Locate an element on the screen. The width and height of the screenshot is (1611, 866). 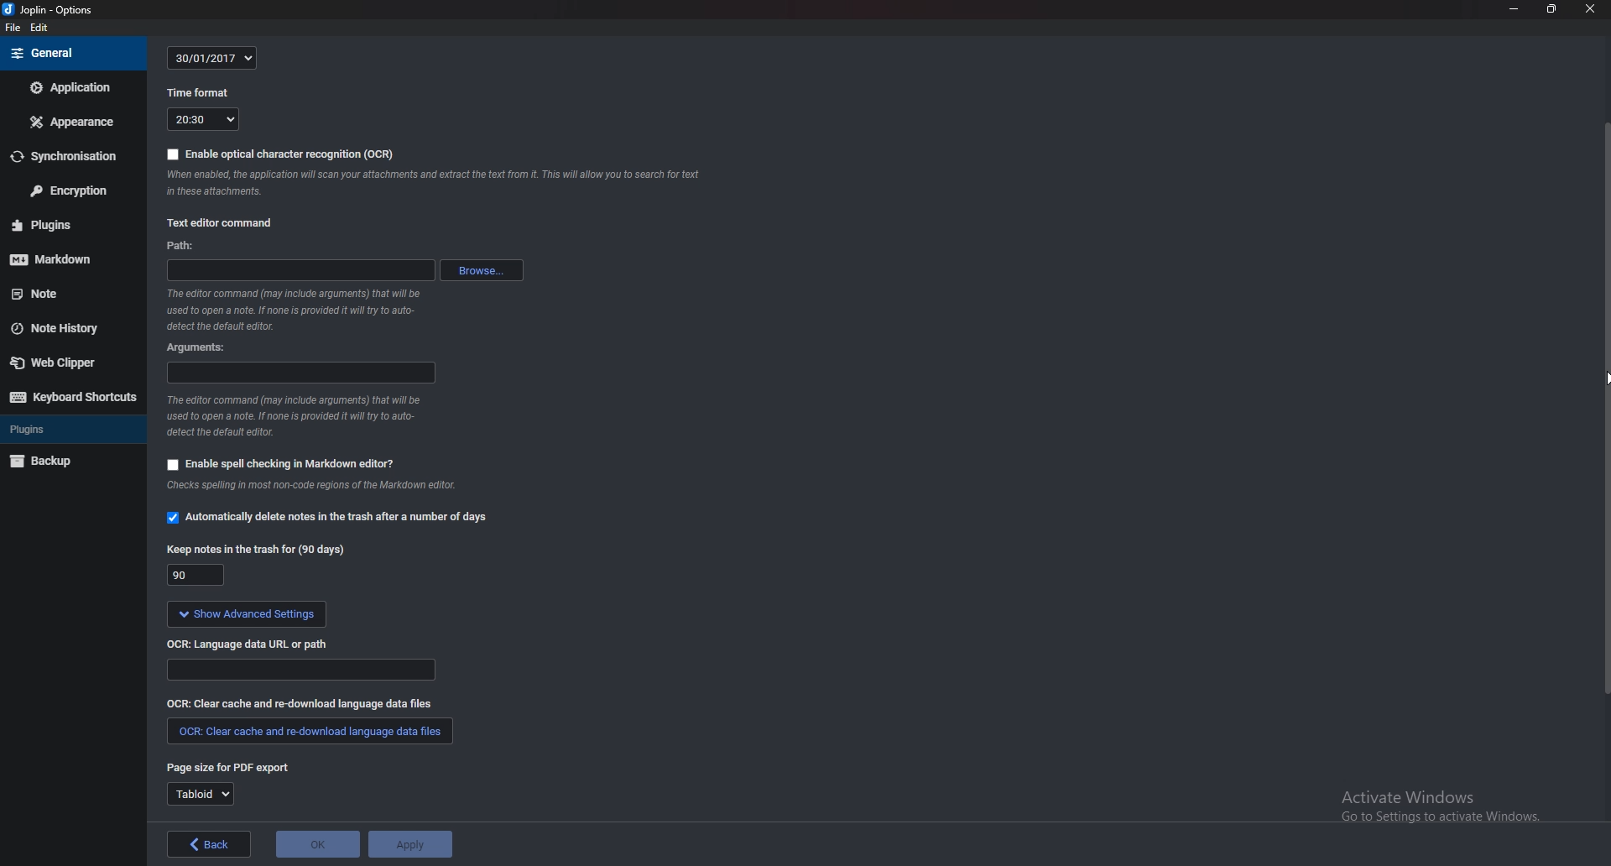
note is located at coordinates (57, 294).